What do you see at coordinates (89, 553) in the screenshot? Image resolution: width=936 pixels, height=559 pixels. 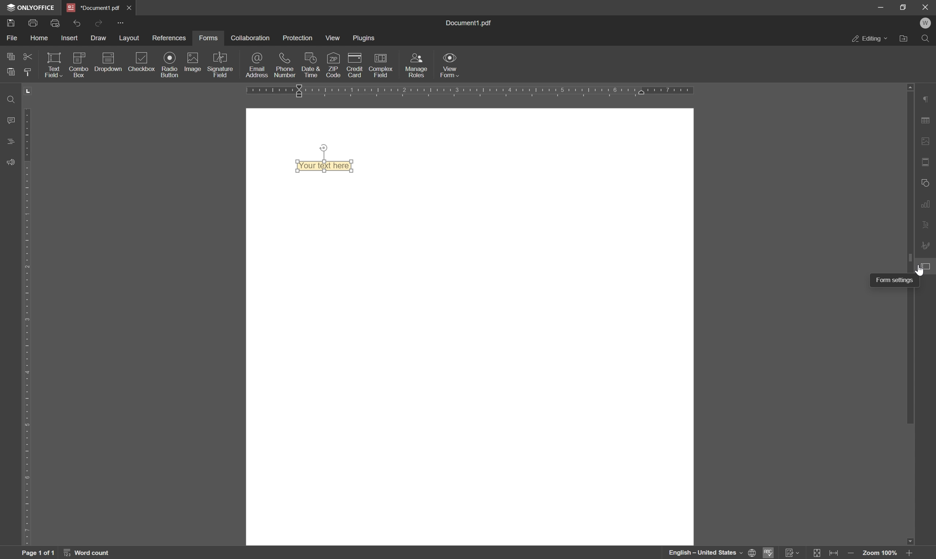 I see `word count` at bounding box center [89, 553].